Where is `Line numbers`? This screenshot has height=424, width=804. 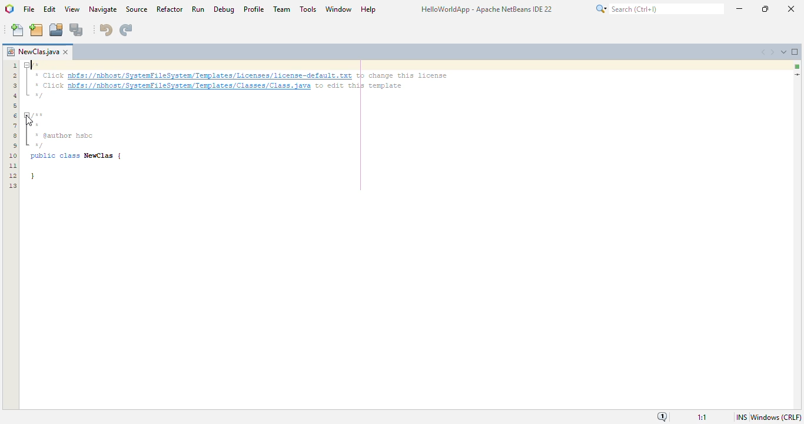 Line numbers is located at coordinates (12, 126).